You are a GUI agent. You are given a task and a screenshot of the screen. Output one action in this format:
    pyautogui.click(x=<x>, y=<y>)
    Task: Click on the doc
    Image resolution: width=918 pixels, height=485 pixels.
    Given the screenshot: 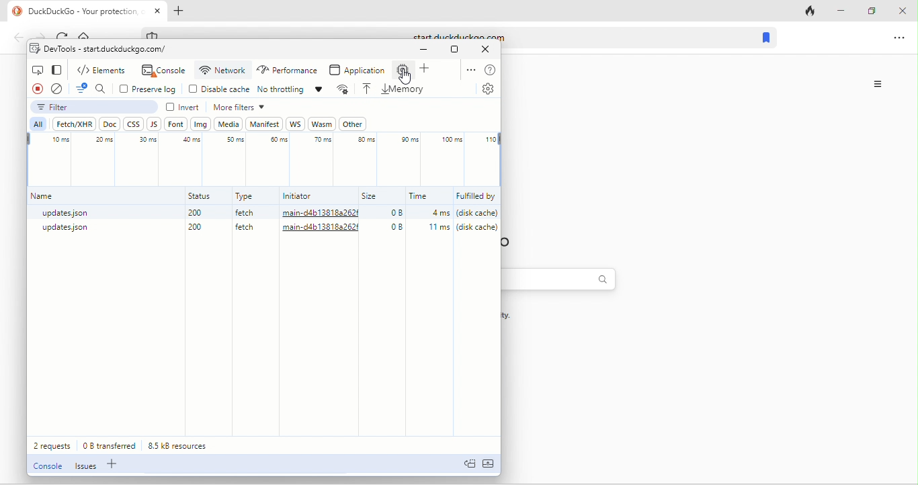 What is the action you would take?
    pyautogui.click(x=112, y=124)
    